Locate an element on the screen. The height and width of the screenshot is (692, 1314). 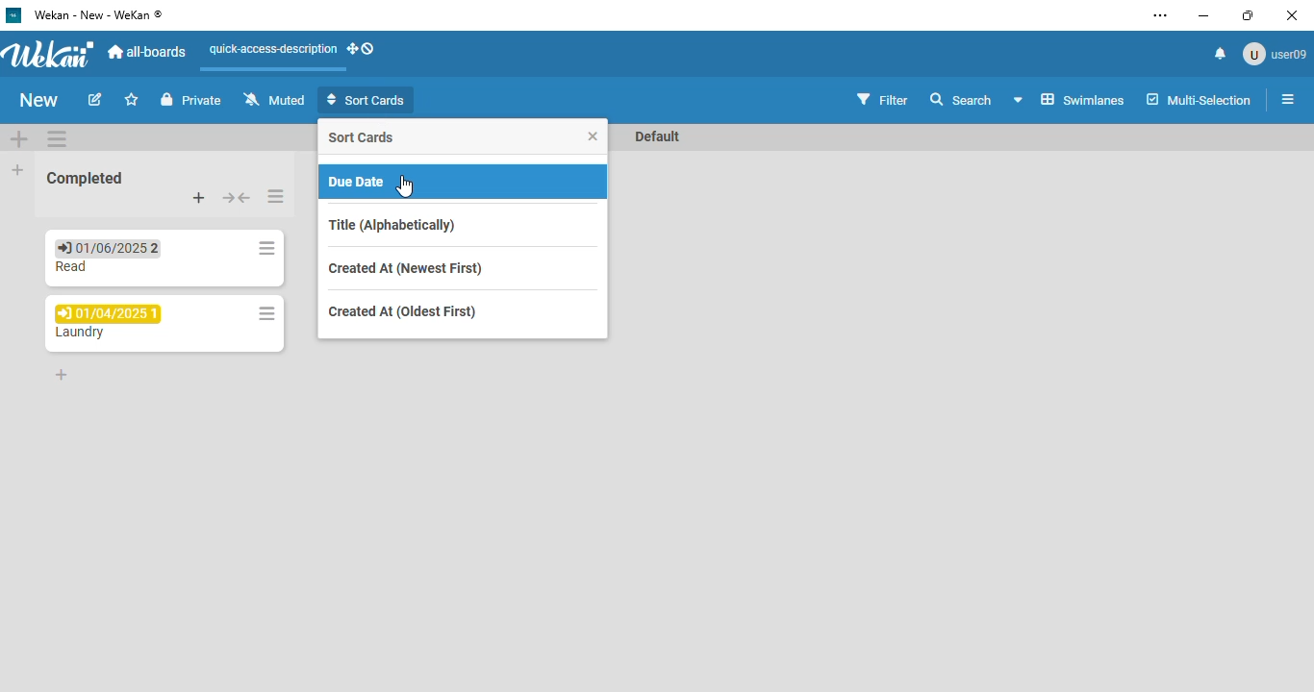
click to star this board is located at coordinates (132, 99).